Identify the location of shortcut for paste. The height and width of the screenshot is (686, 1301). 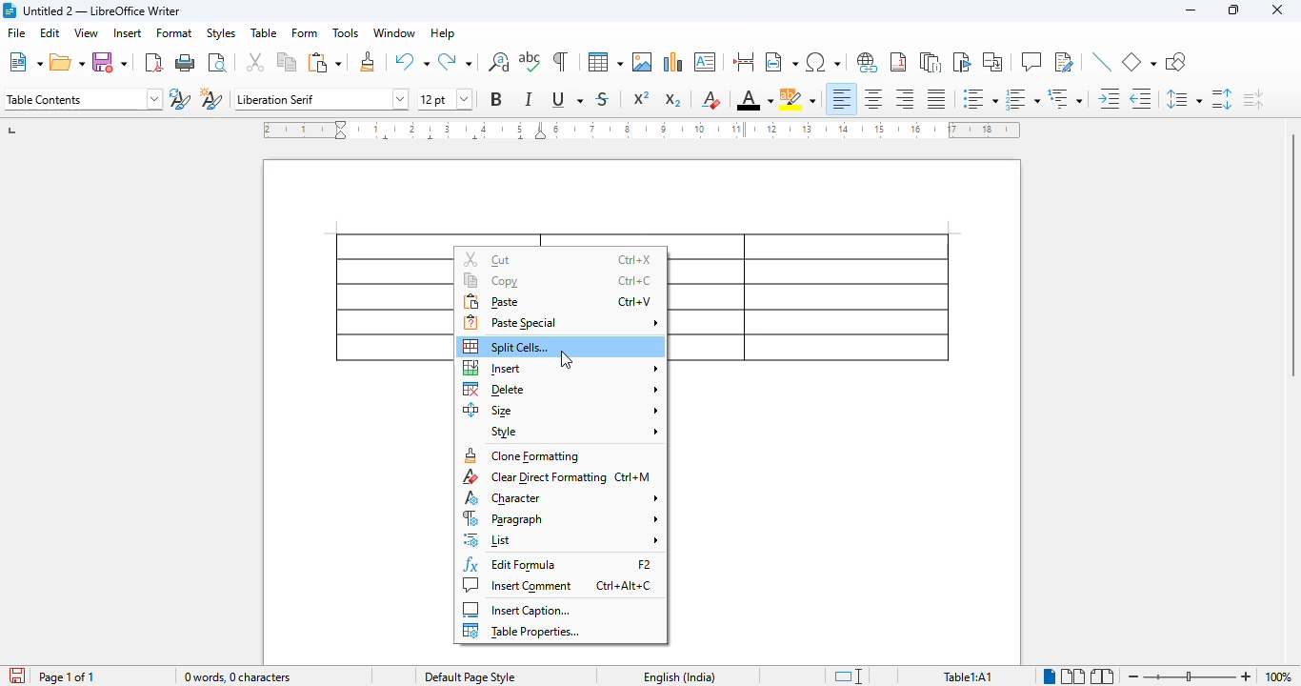
(635, 301).